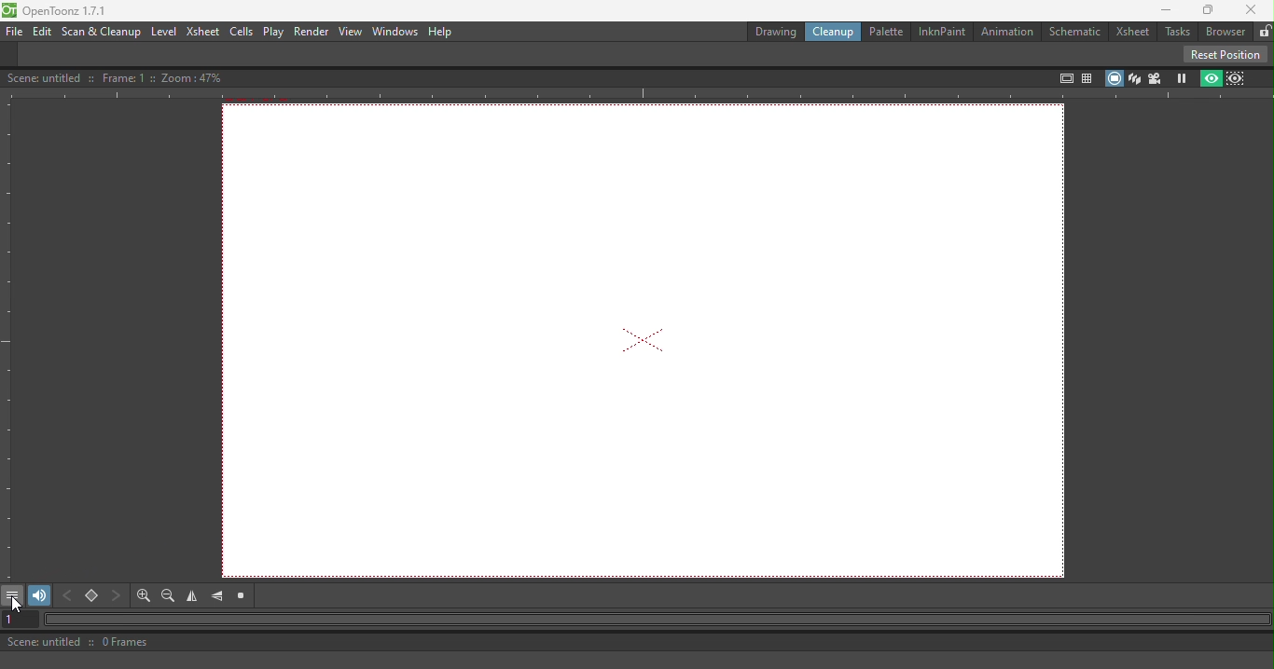 This screenshot has width=1274, height=669. What do you see at coordinates (8, 339) in the screenshot?
I see `Vertical ruler` at bounding box center [8, 339].